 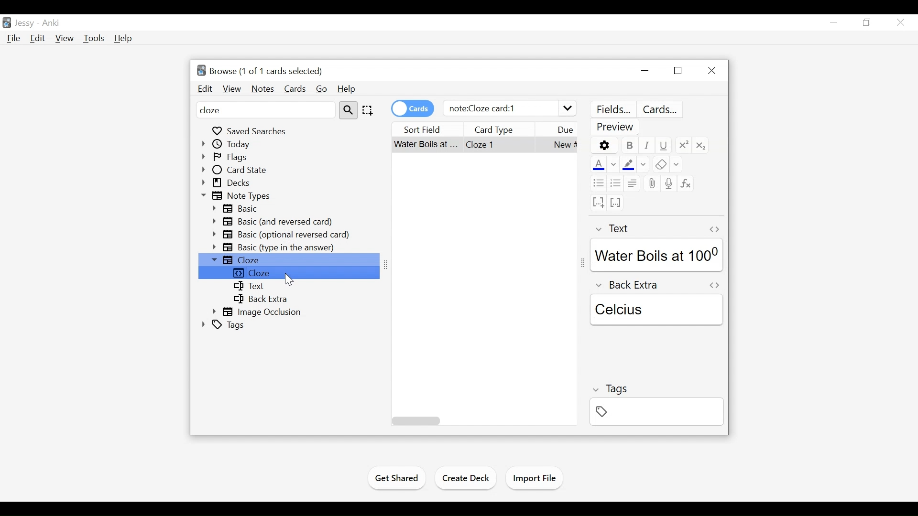 What do you see at coordinates (289, 259) in the screenshot?
I see `Cloze` at bounding box center [289, 259].